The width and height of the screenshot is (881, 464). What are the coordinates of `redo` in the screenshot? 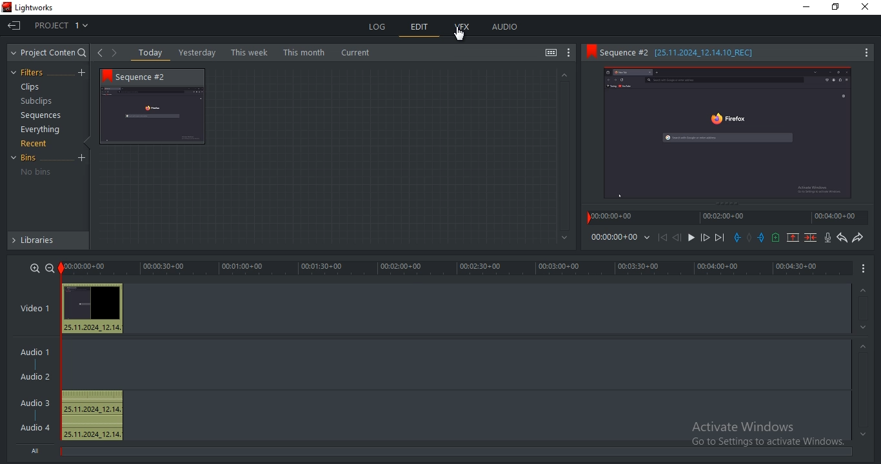 It's located at (859, 237).